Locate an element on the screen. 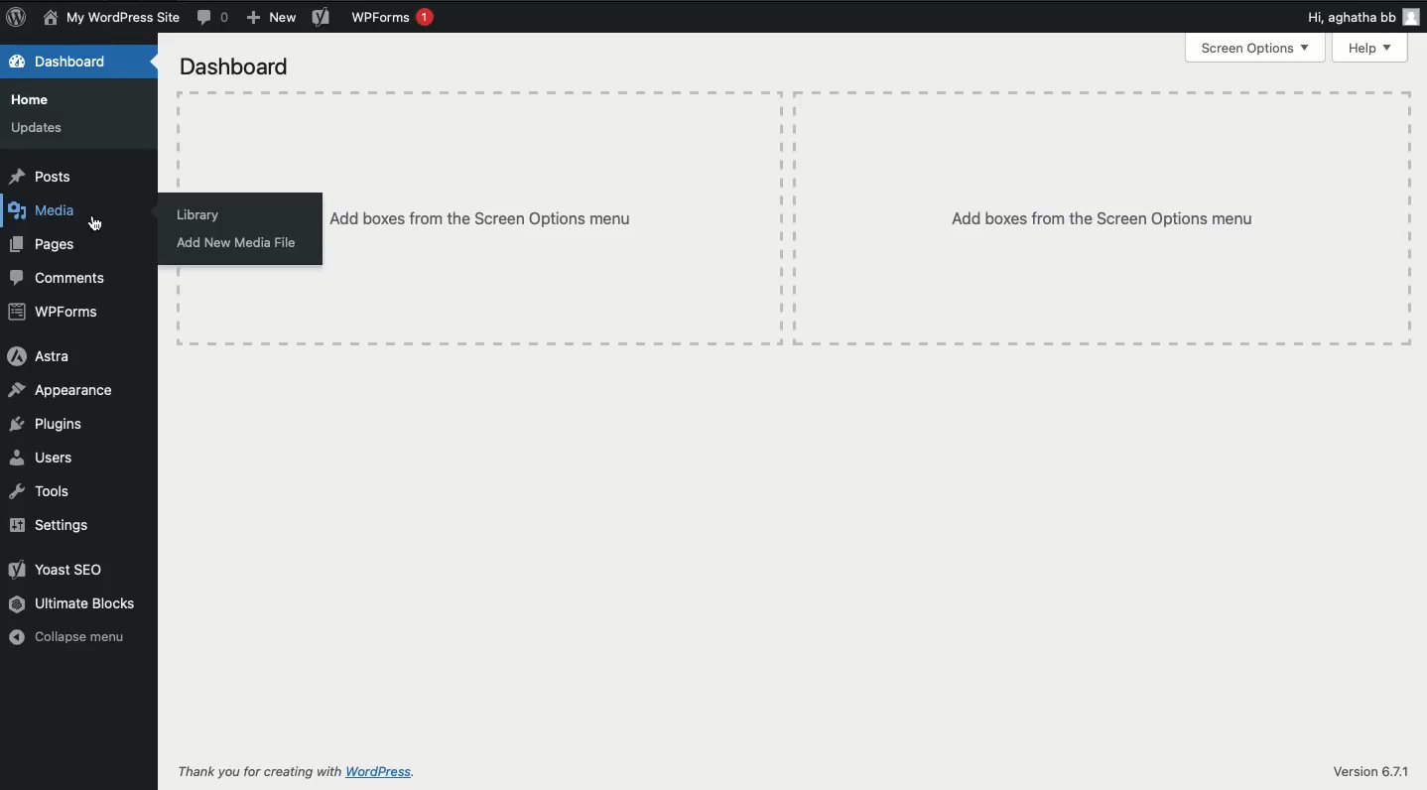 This screenshot has height=790, width=1427. Yoast SEO is located at coordinates (60, 568).